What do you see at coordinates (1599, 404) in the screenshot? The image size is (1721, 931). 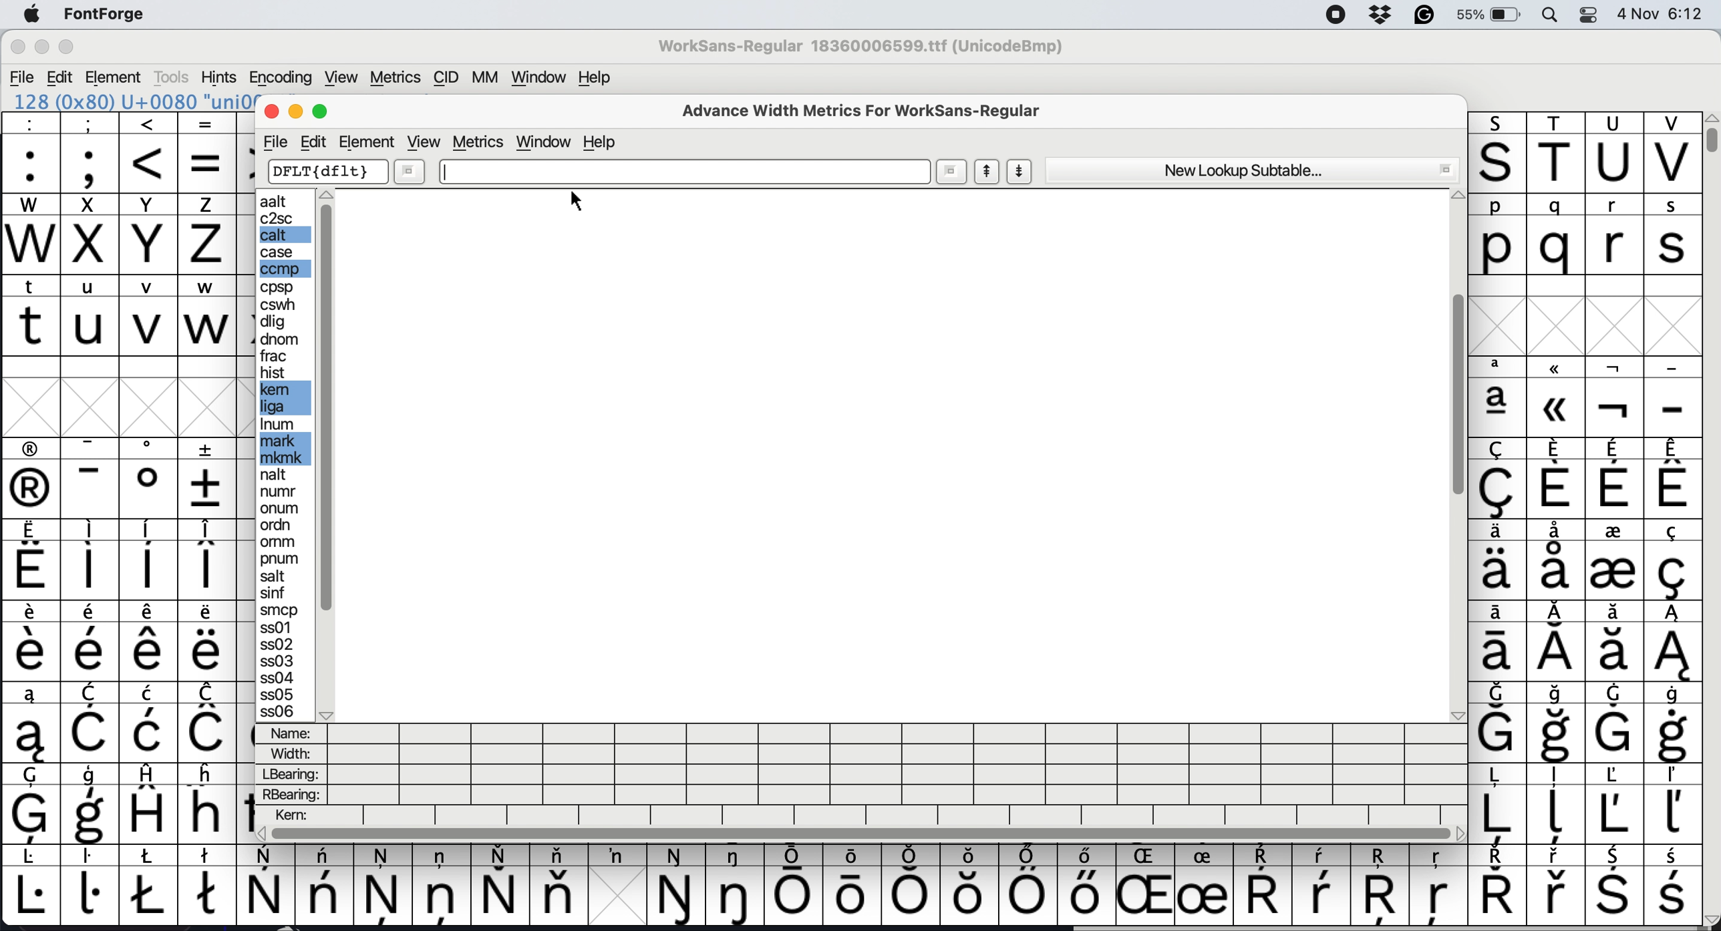 I see `special characters` at bounding box center [1599, 404].